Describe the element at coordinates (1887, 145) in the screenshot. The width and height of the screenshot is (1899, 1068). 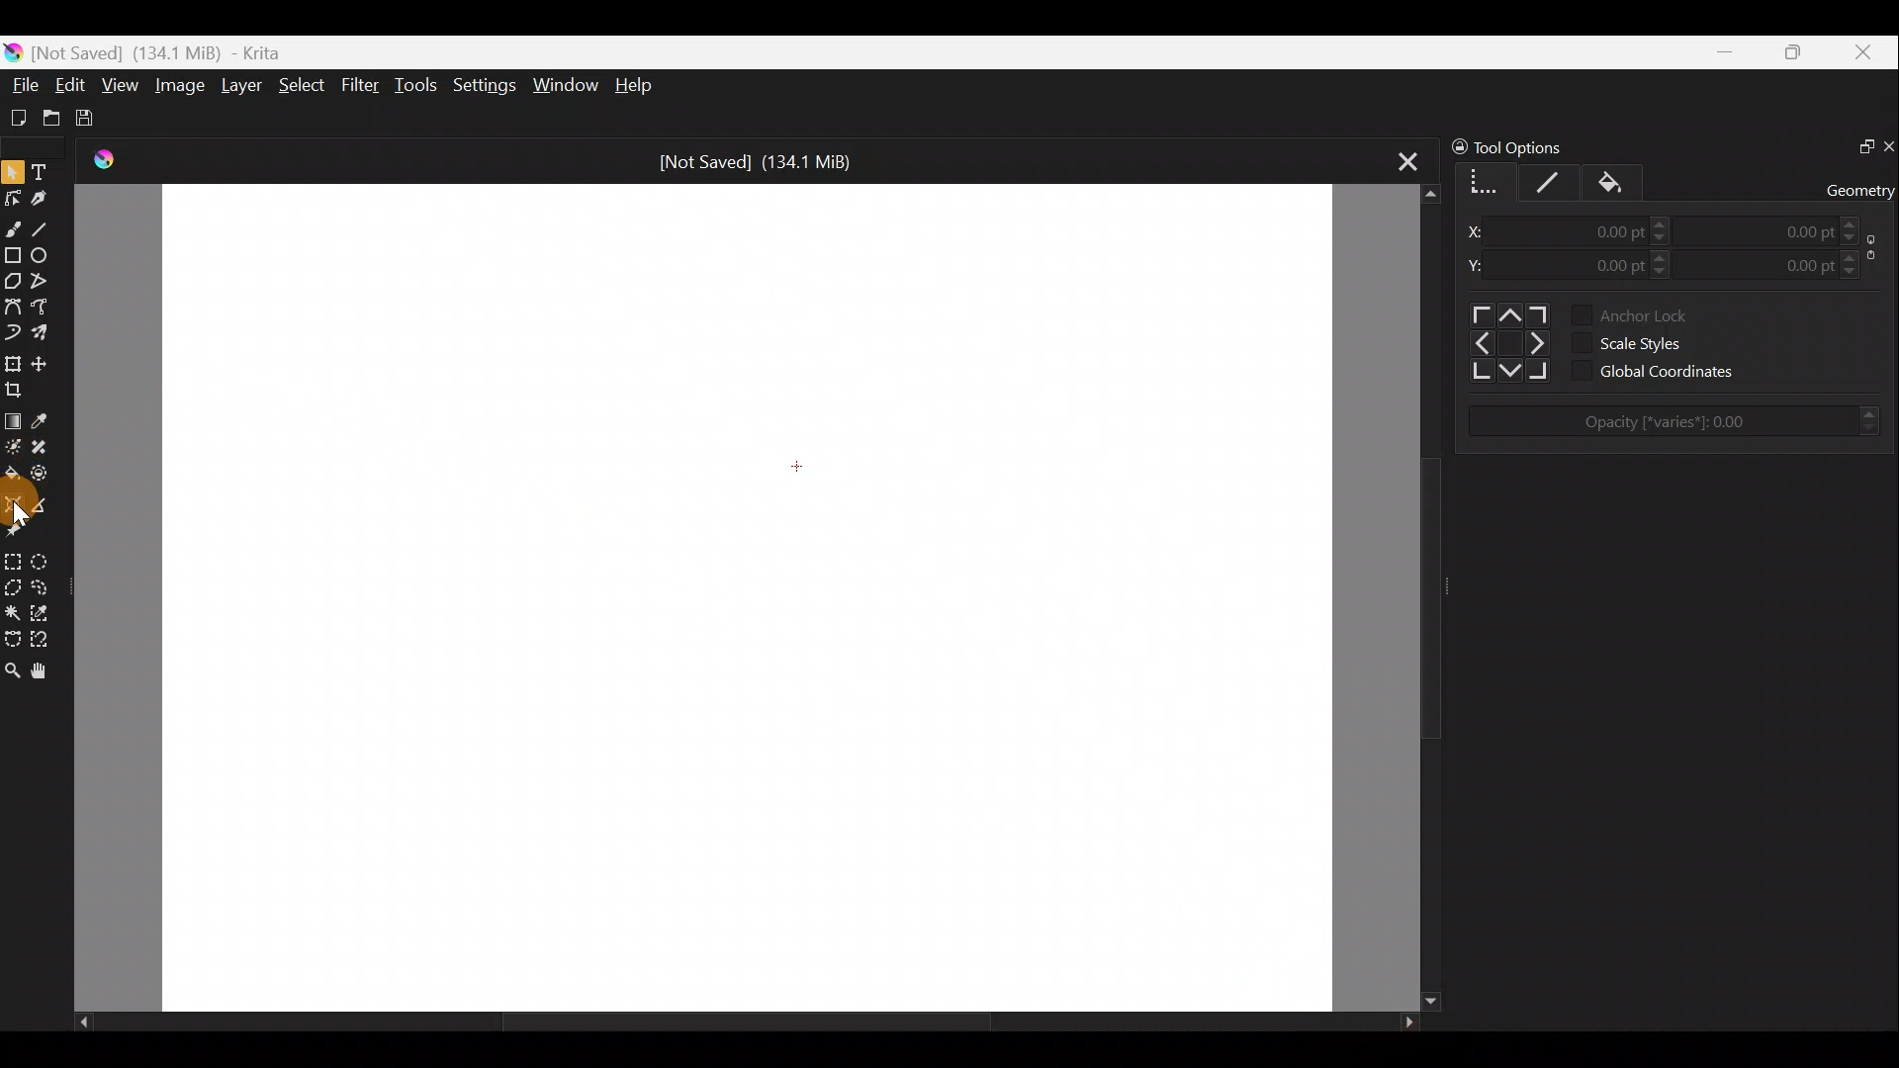
I see `Close docker` at that location.